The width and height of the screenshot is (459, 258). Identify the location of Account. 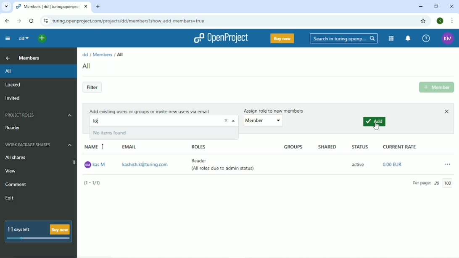
(440, 21).